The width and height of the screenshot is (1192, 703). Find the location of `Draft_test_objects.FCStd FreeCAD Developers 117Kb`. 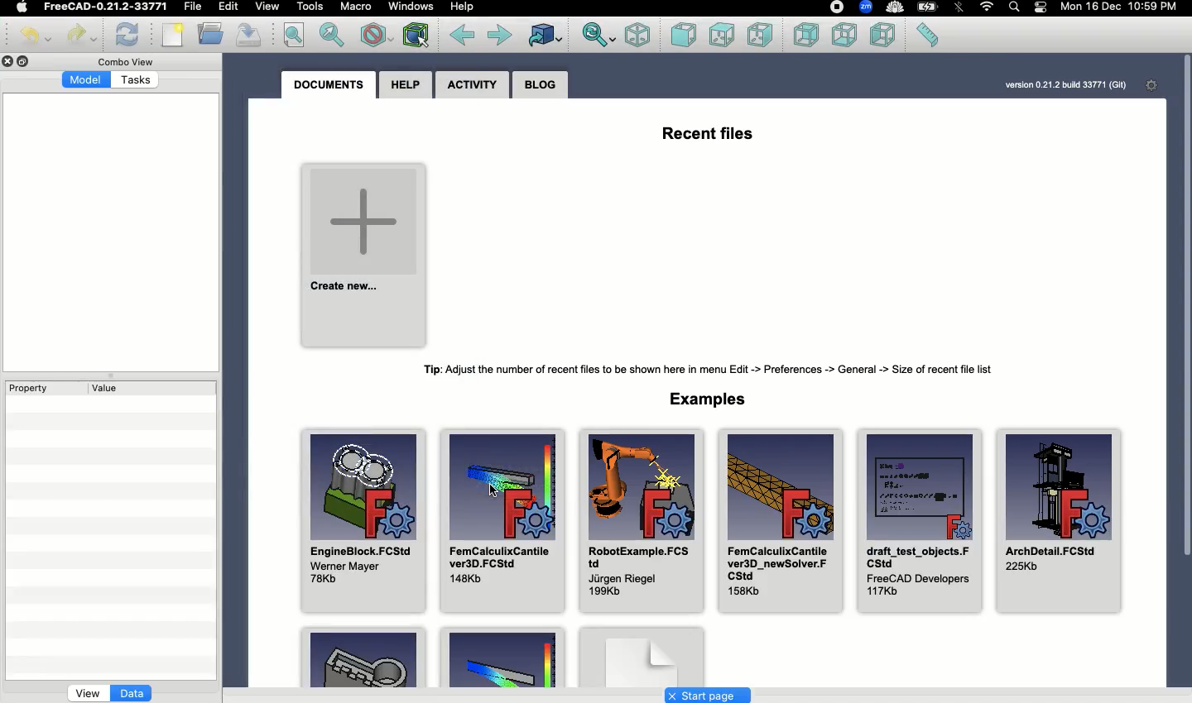

Draft_test_objects.FCStd FreeCAD Developers 117Kb is located at coordinates (916, 521).